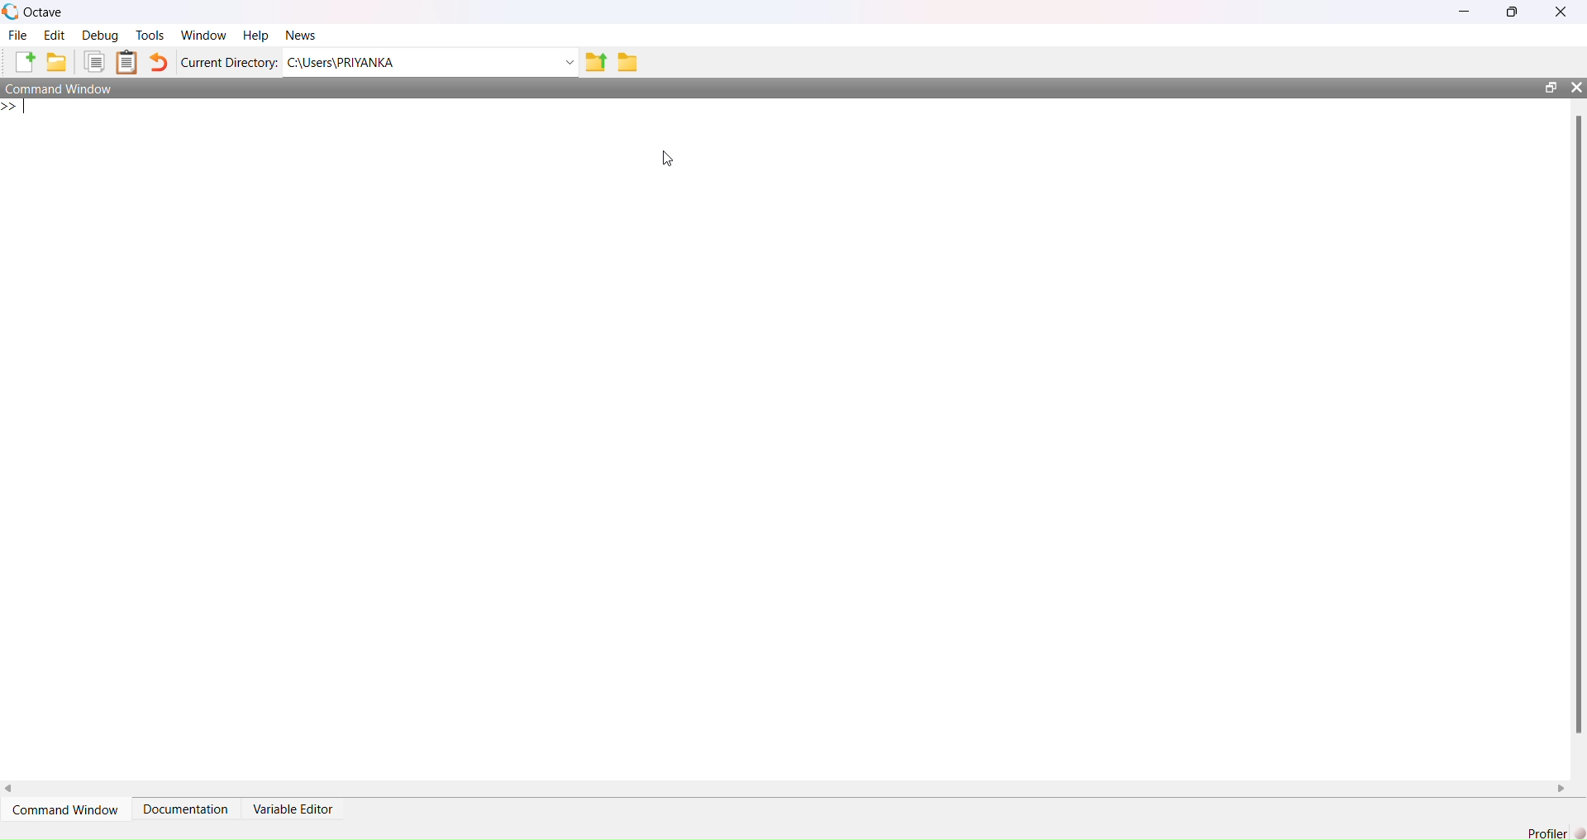  I want to click on Command Window, so click(59, 88).